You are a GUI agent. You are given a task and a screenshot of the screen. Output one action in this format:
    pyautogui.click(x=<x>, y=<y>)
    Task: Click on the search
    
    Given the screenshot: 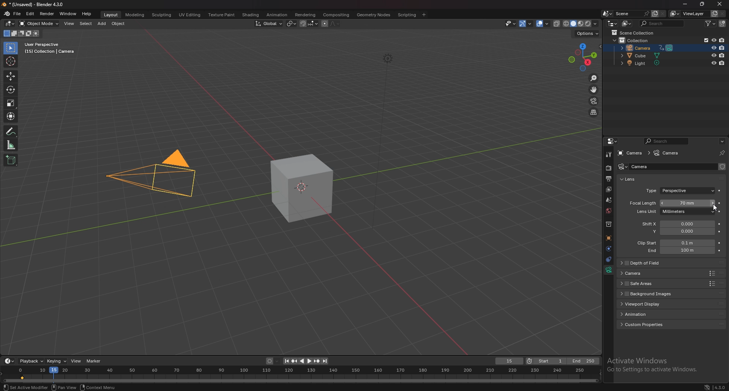 What is the action you would take?
    pyautogui.click(x=666, y=141)
    